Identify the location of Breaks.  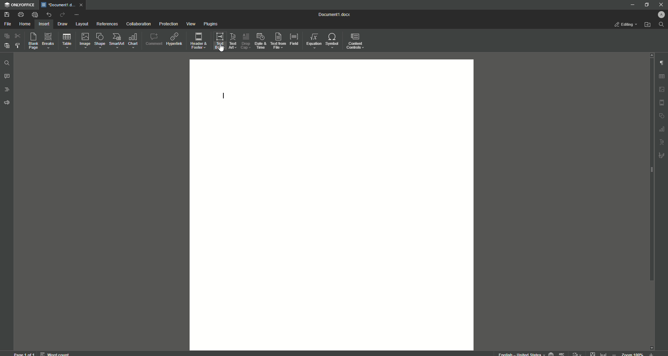
(48, 41).